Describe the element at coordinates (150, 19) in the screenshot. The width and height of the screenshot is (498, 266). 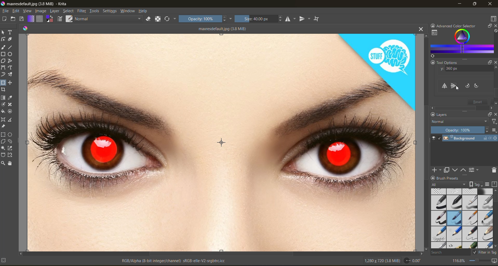
I see `set eraser mode` at that location.